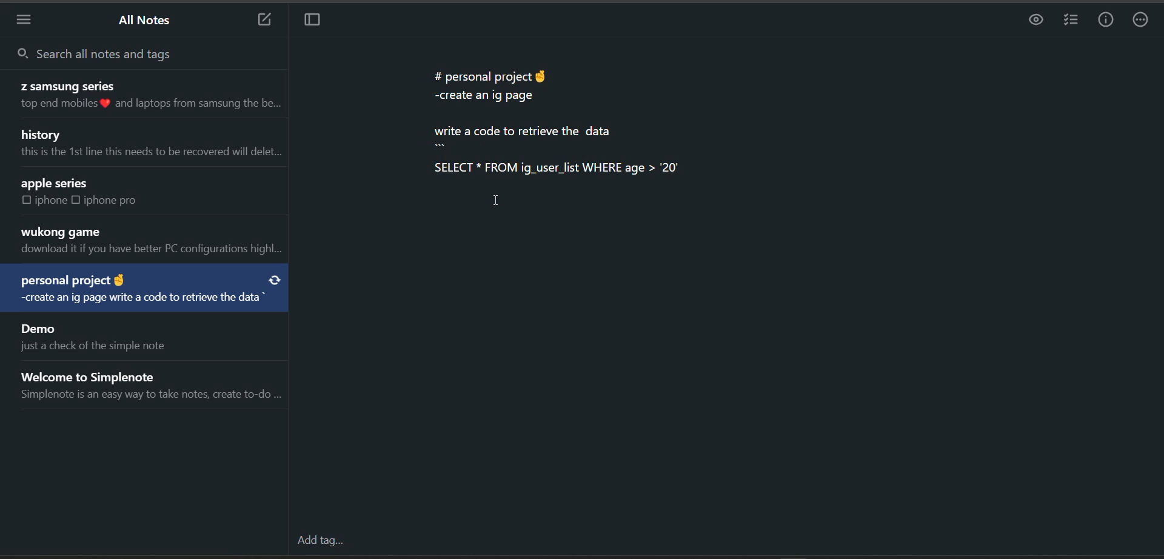 The height and width of the screenshot is (559, 1164). I want to click on preview, so click(1032, 21).